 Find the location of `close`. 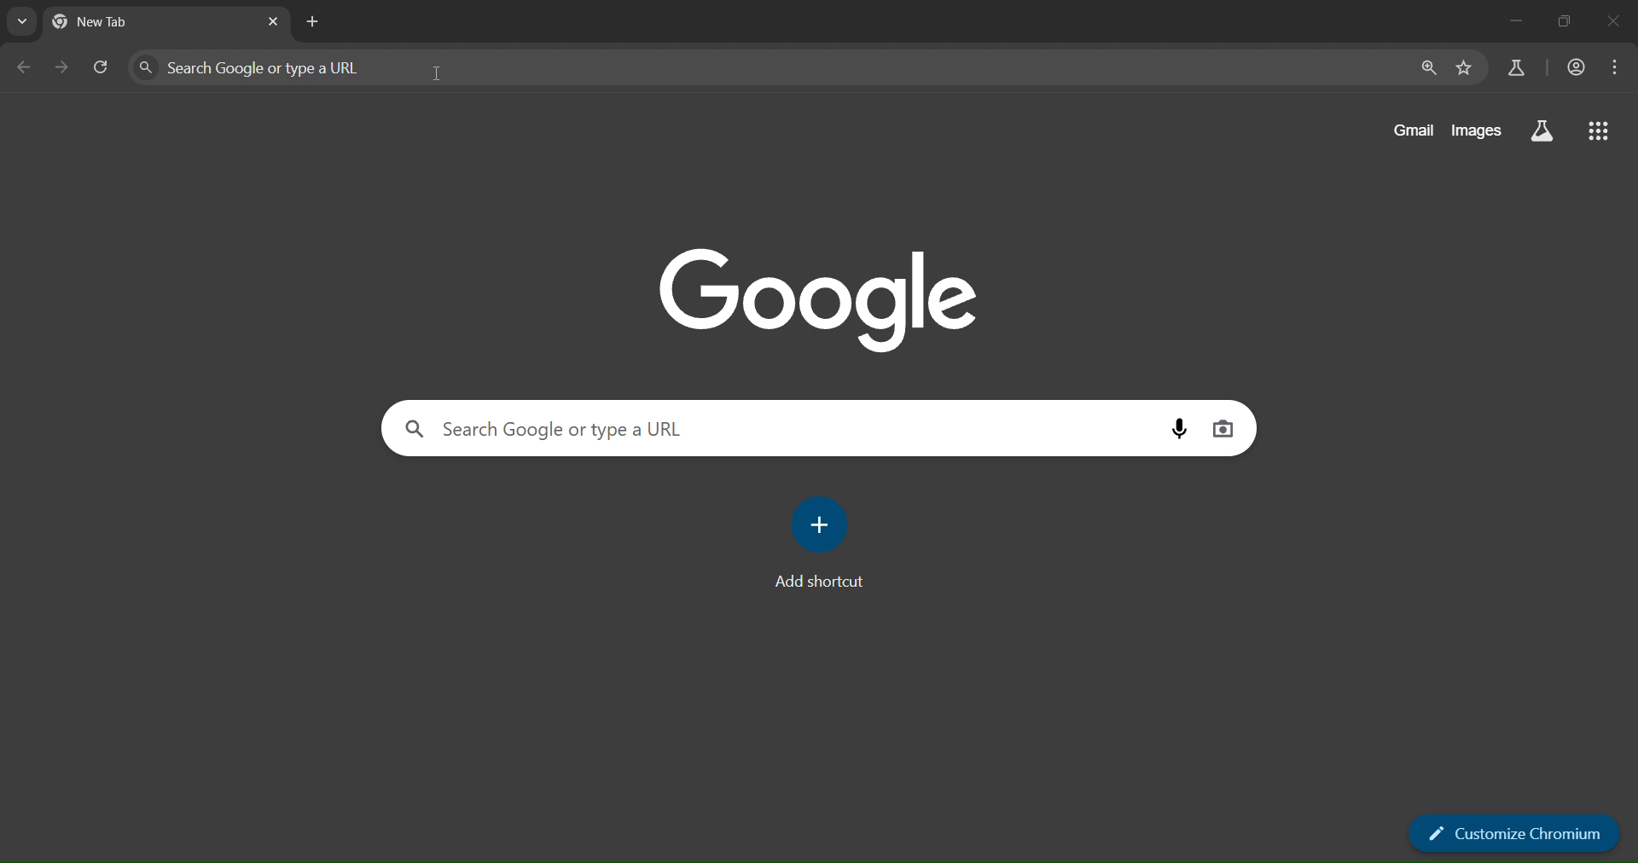

close is located at coordinates (1614, 22).